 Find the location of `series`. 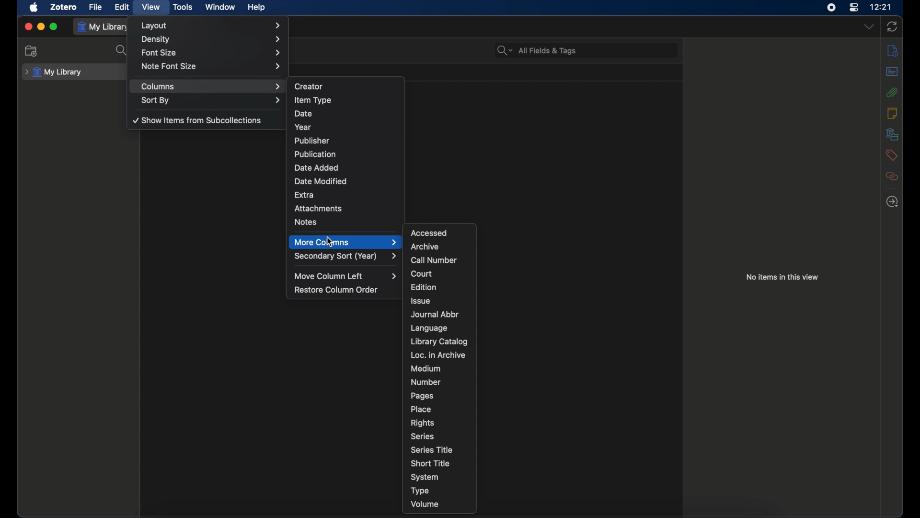

series is located at coordinates (423, 436).